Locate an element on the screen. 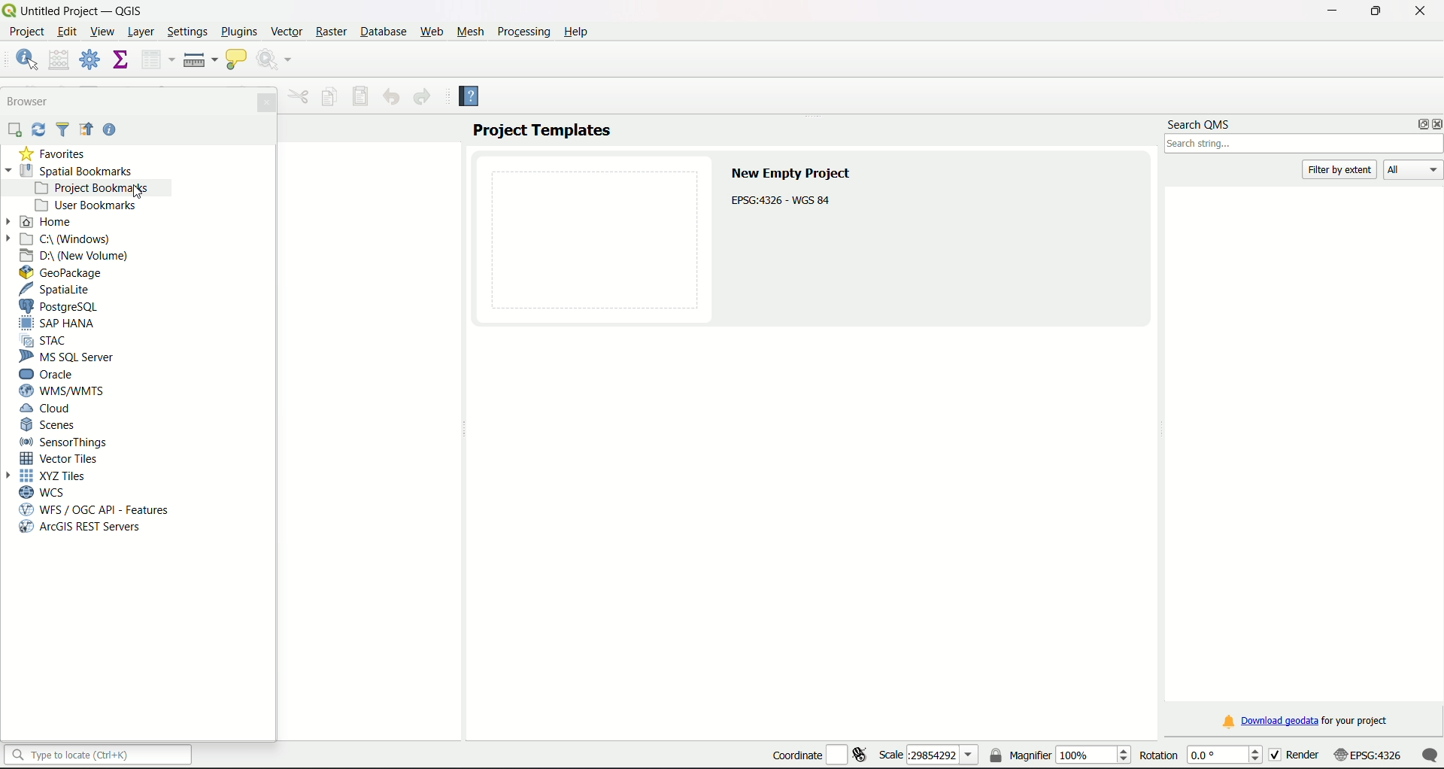 This screenshot has width=1444, height=769. Spatial Bookmarks is located at coordinates (68, 171).